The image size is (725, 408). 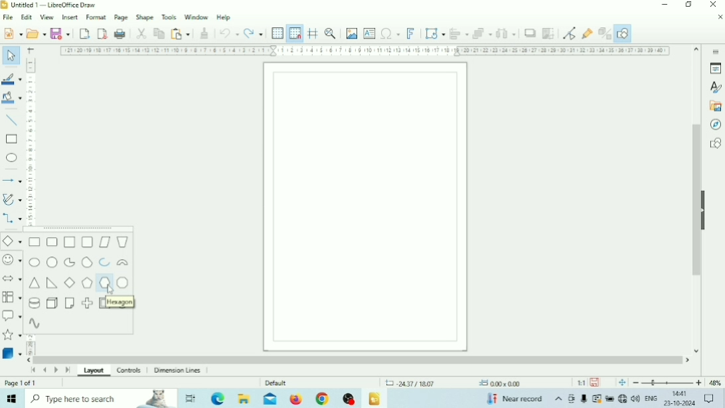 What do you see at coordinates (101, 302) in the screenshot?
I see `Frame` at bounding box center [101, 302].